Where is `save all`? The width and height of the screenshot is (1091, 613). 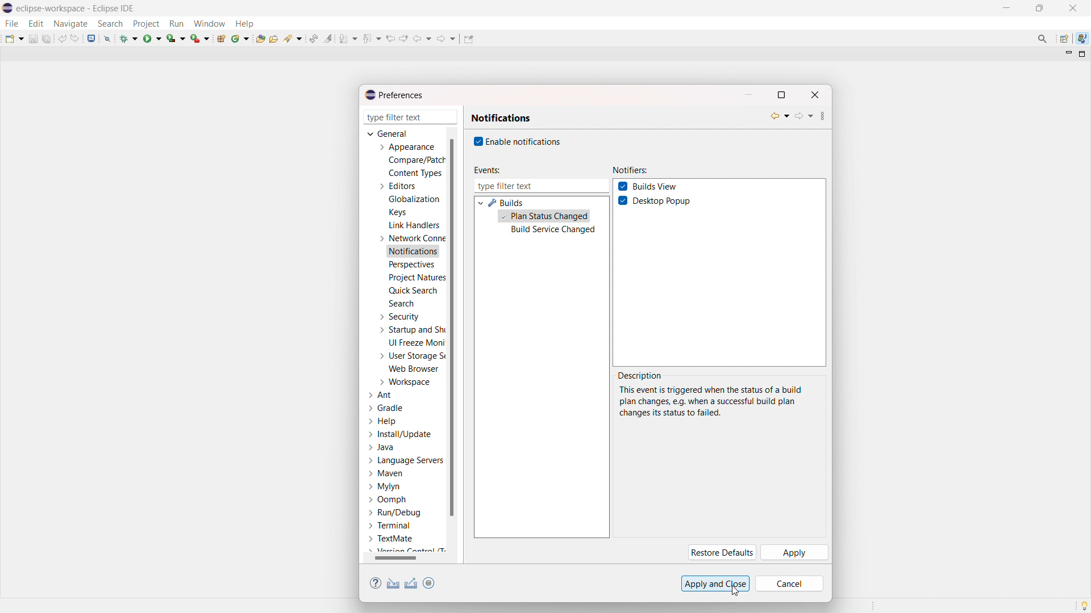
save all is located at coordinates (48, 38).